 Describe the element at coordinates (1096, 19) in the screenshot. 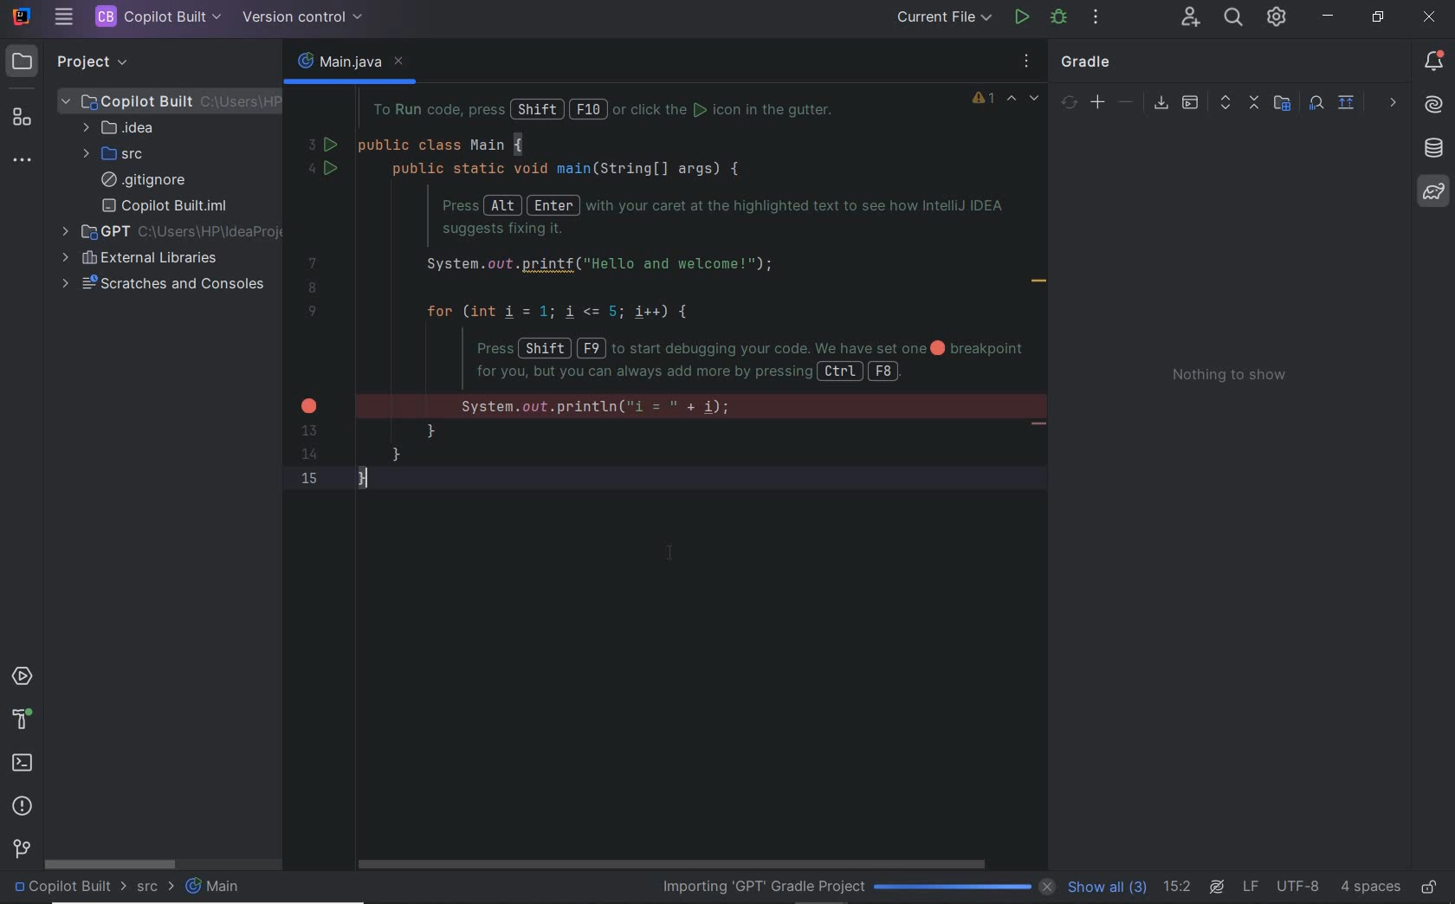

I see `MORE ACTIONS` at that location.